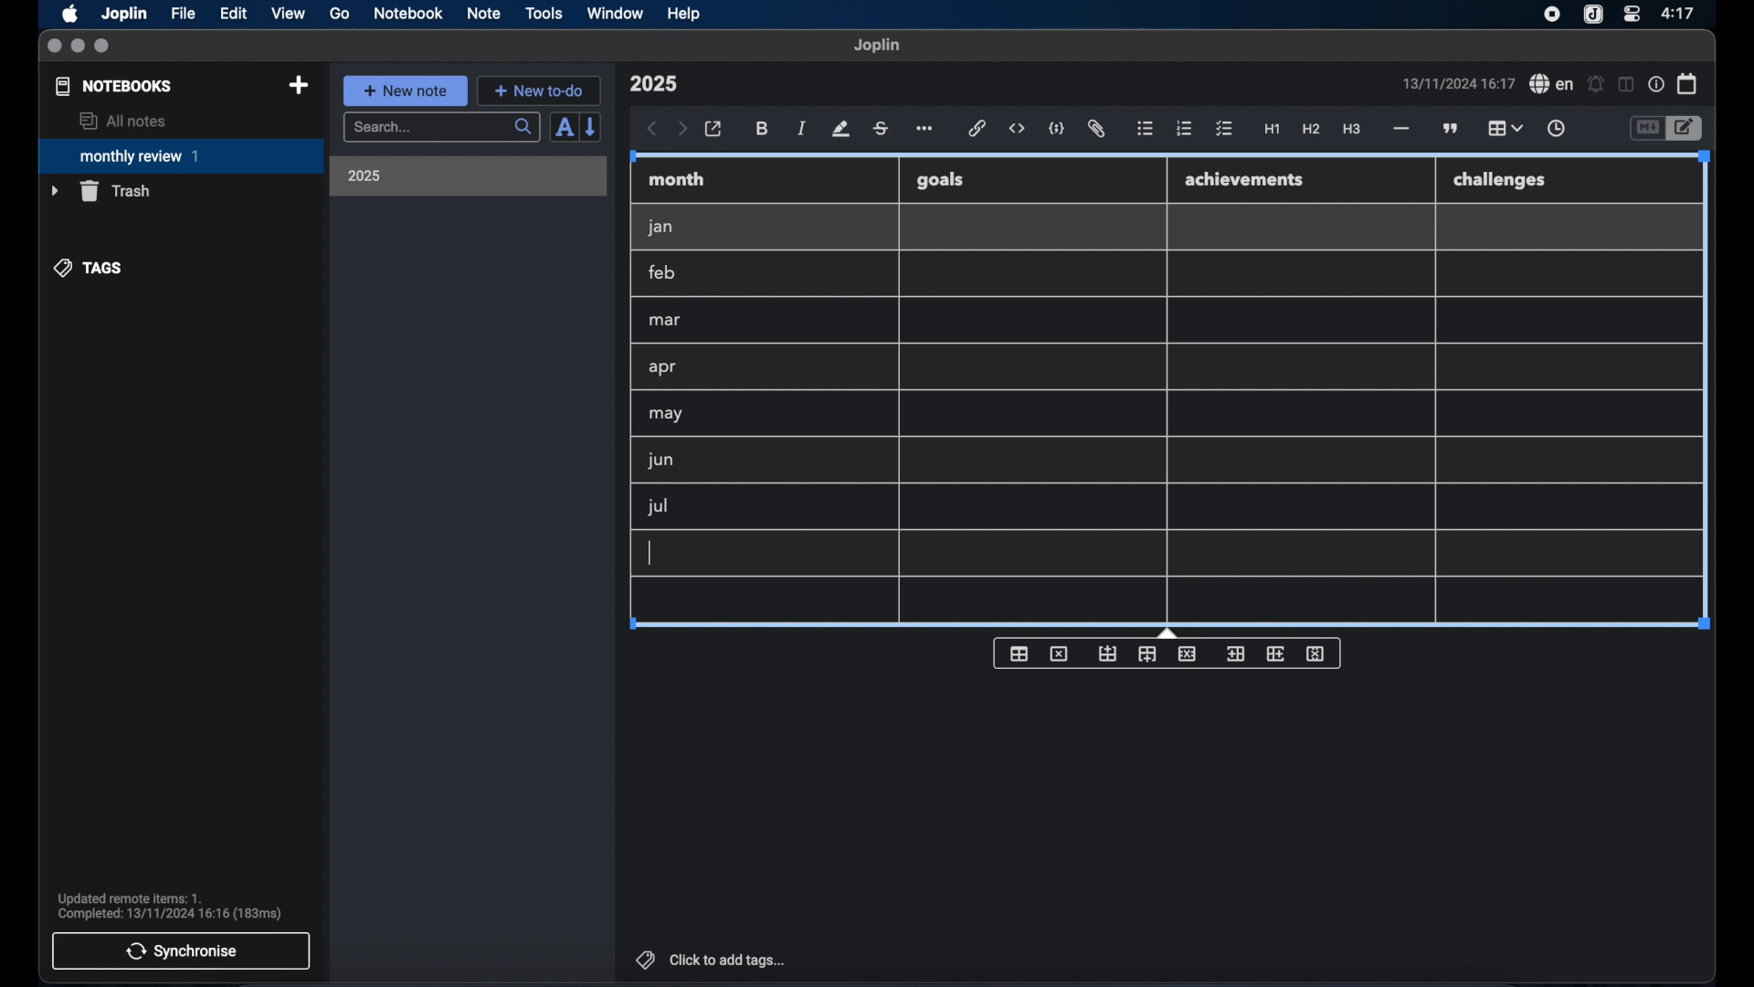 The height and width of the screenshot is (987, 1754). I want to click on toggle editor, so click(1687, 129).